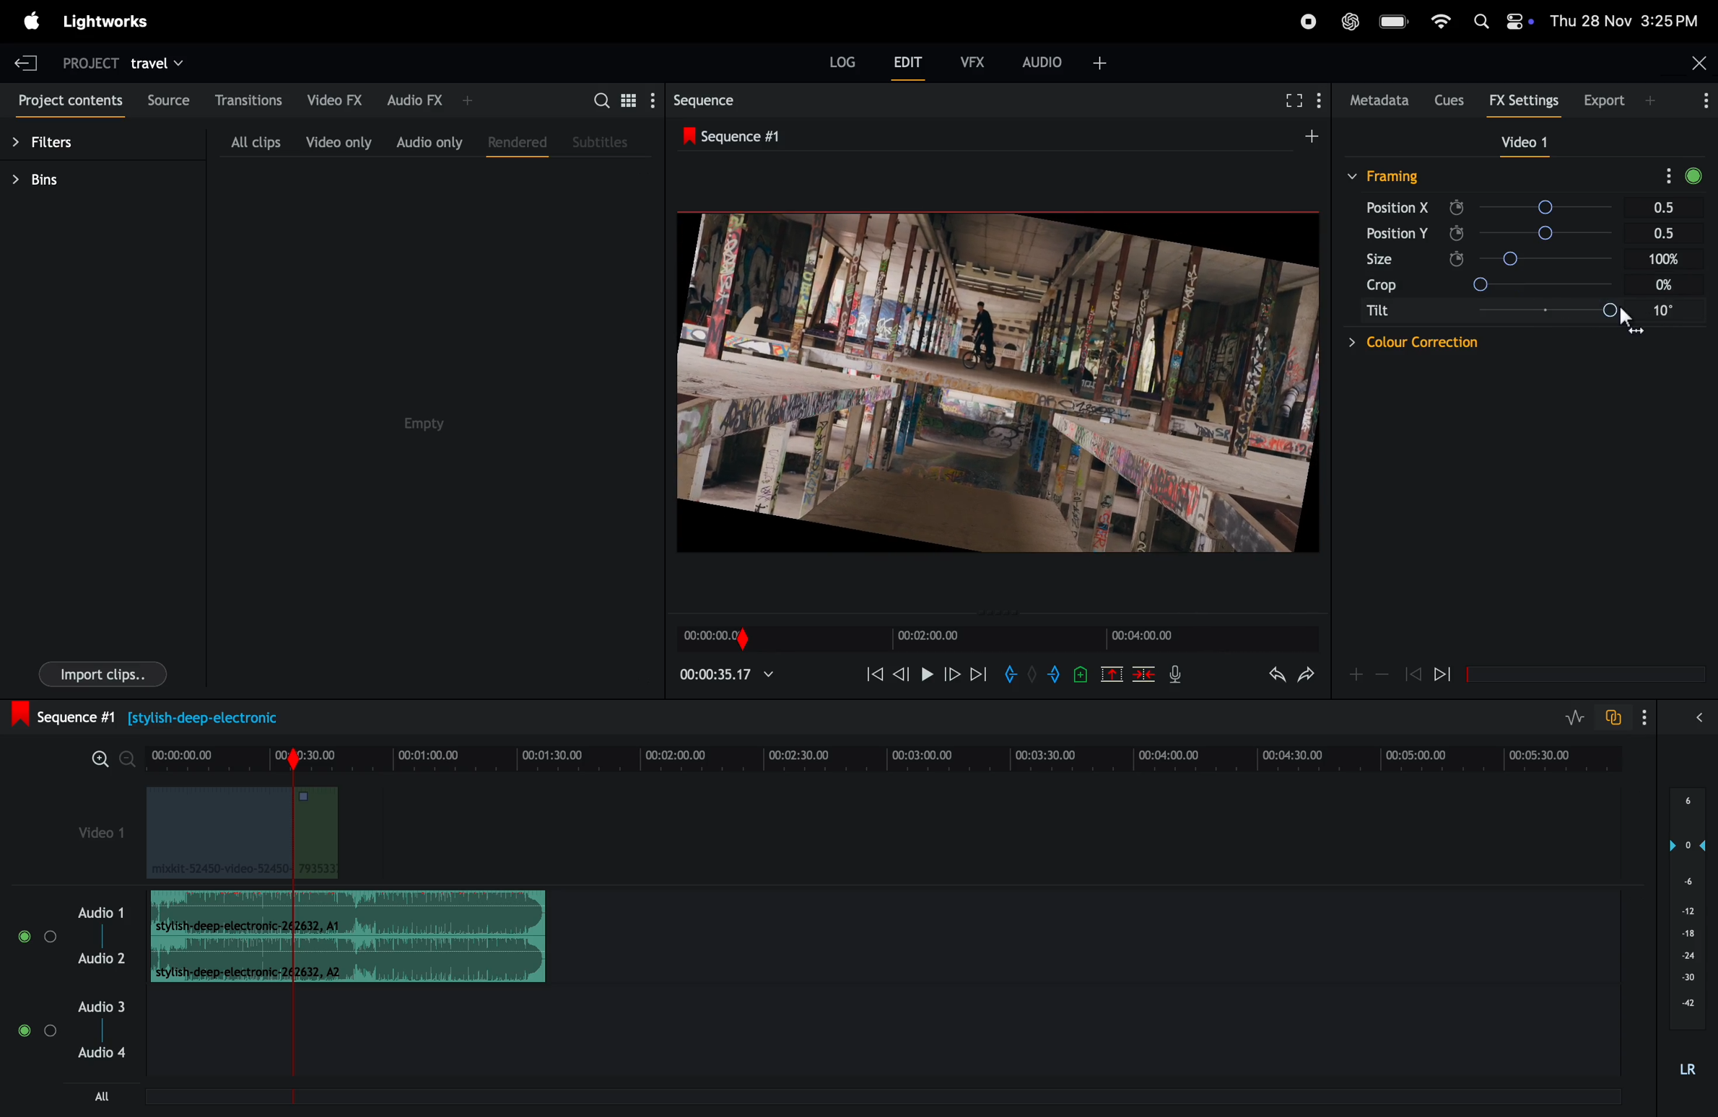 Image resolution: width=1718 pixels, height=1117 pixels. I want to click on size, so click(1400, 263).